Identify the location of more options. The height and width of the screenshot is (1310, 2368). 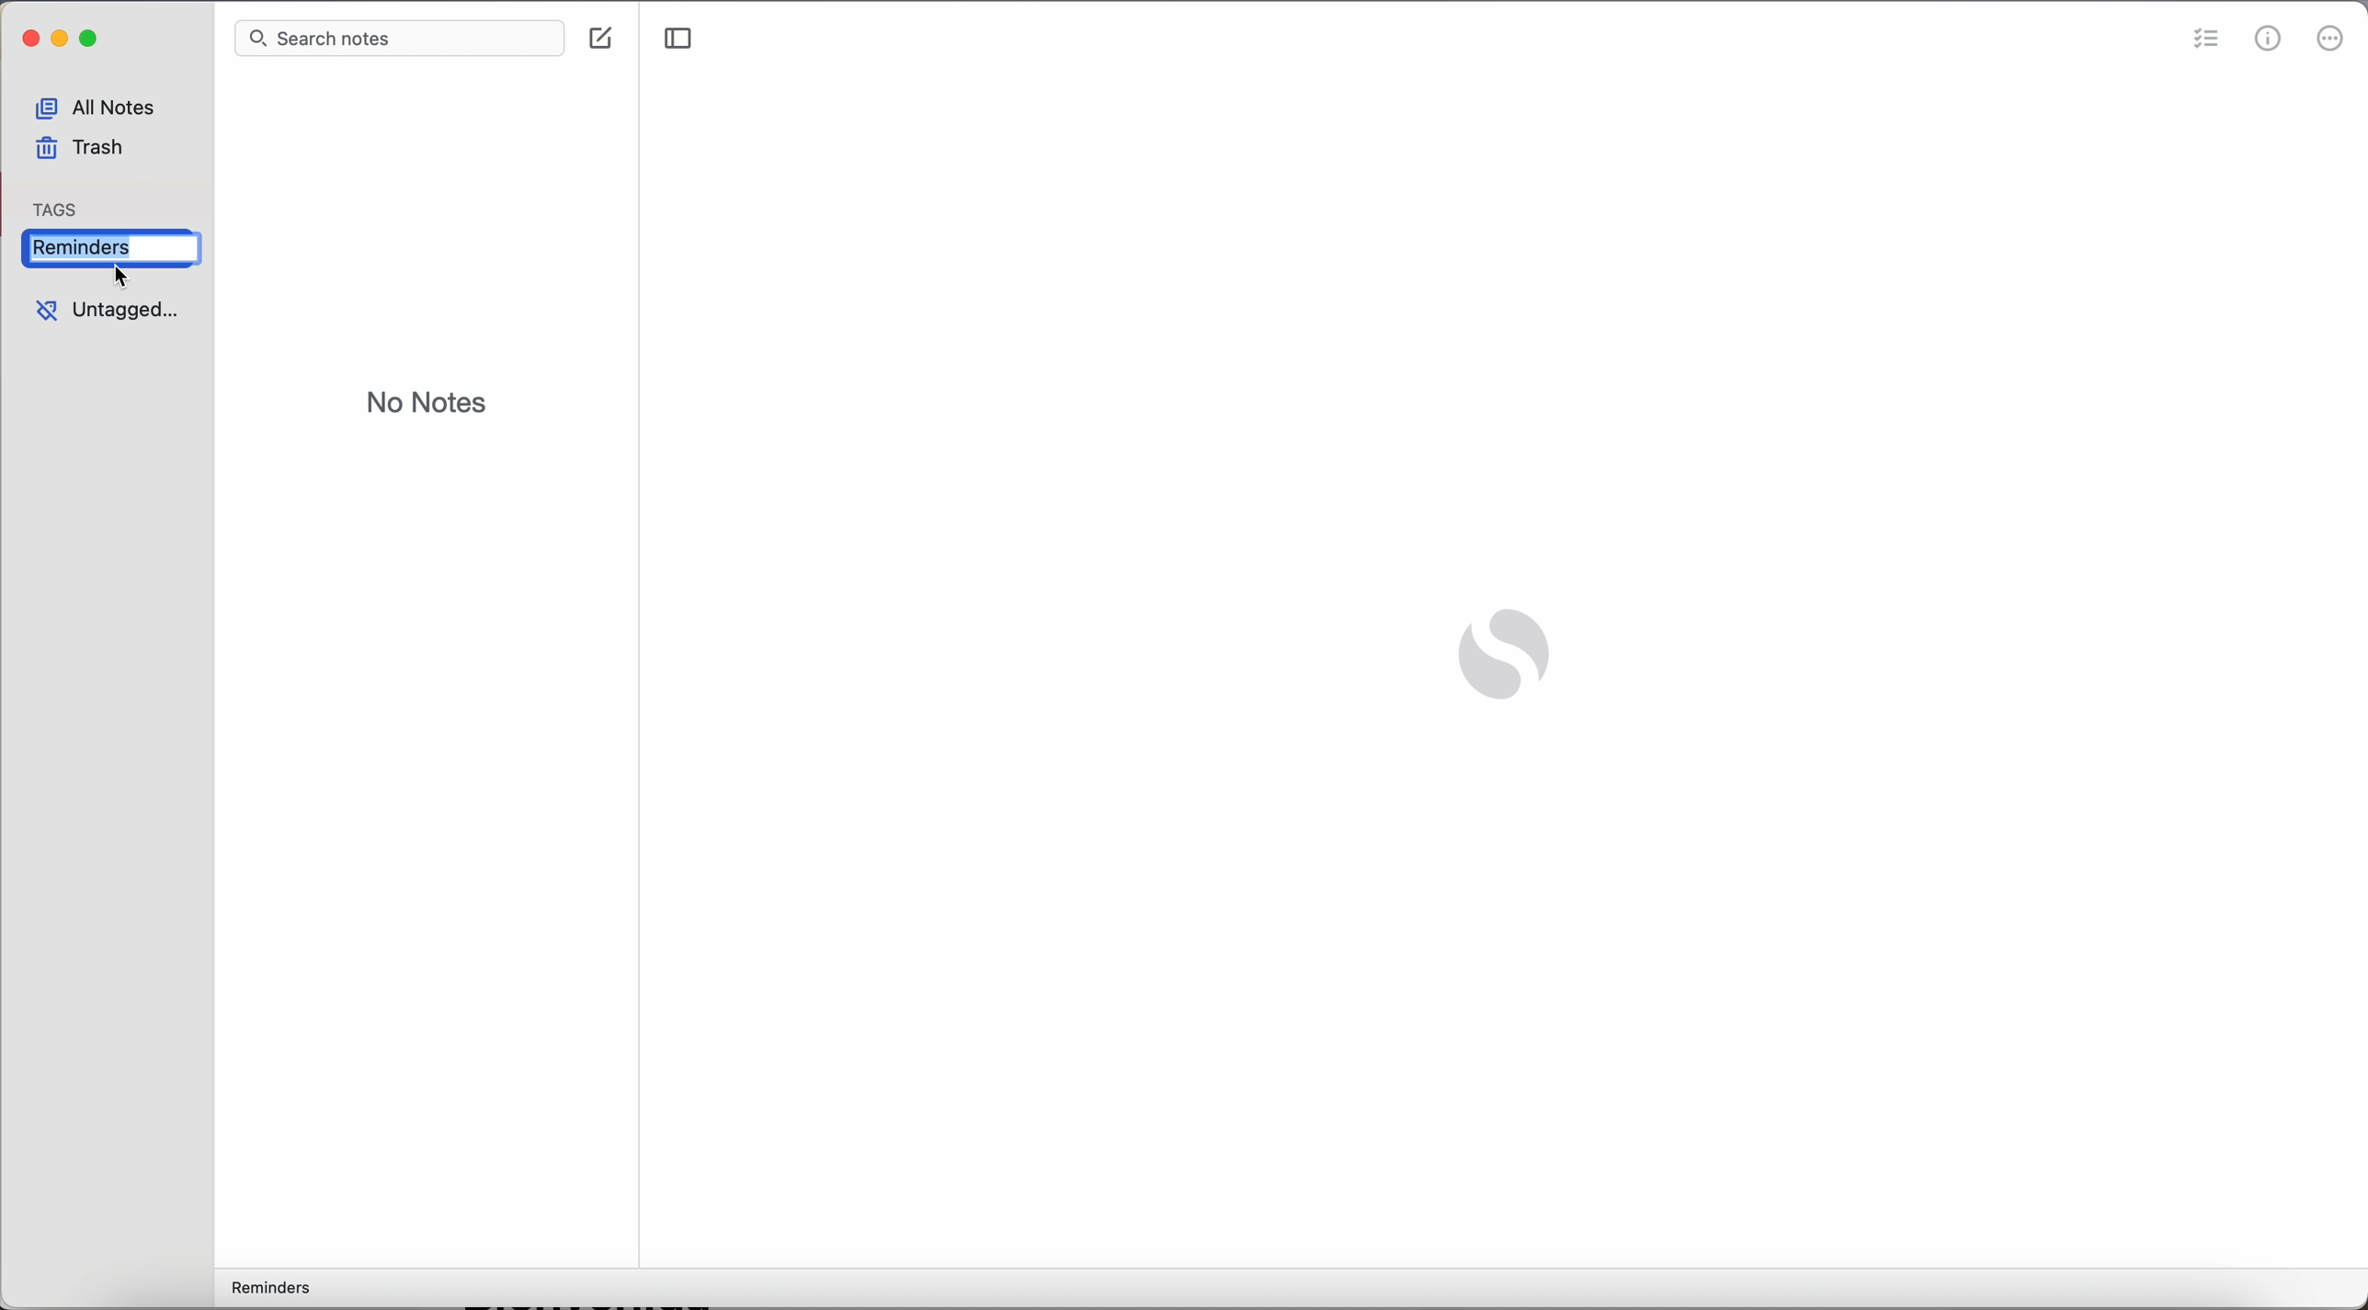
(2332, 41).